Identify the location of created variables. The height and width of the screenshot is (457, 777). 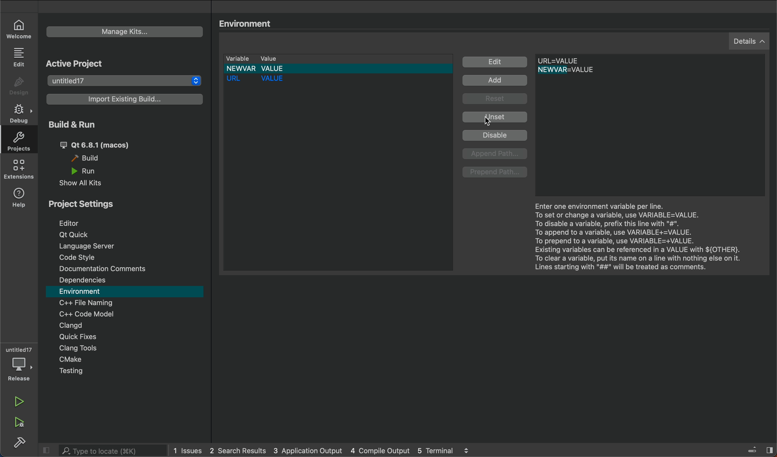
(337, 161).